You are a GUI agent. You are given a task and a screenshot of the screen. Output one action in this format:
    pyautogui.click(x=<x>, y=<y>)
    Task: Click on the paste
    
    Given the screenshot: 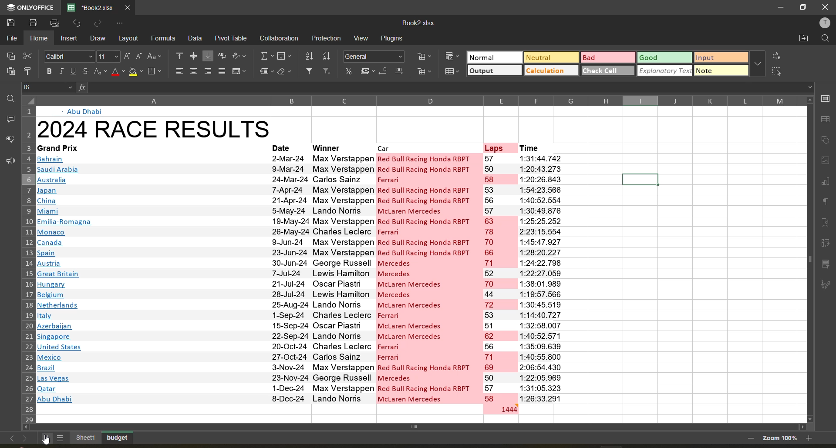 What is the action you would take?
    pyautogui.click(x=11, y=72)
    